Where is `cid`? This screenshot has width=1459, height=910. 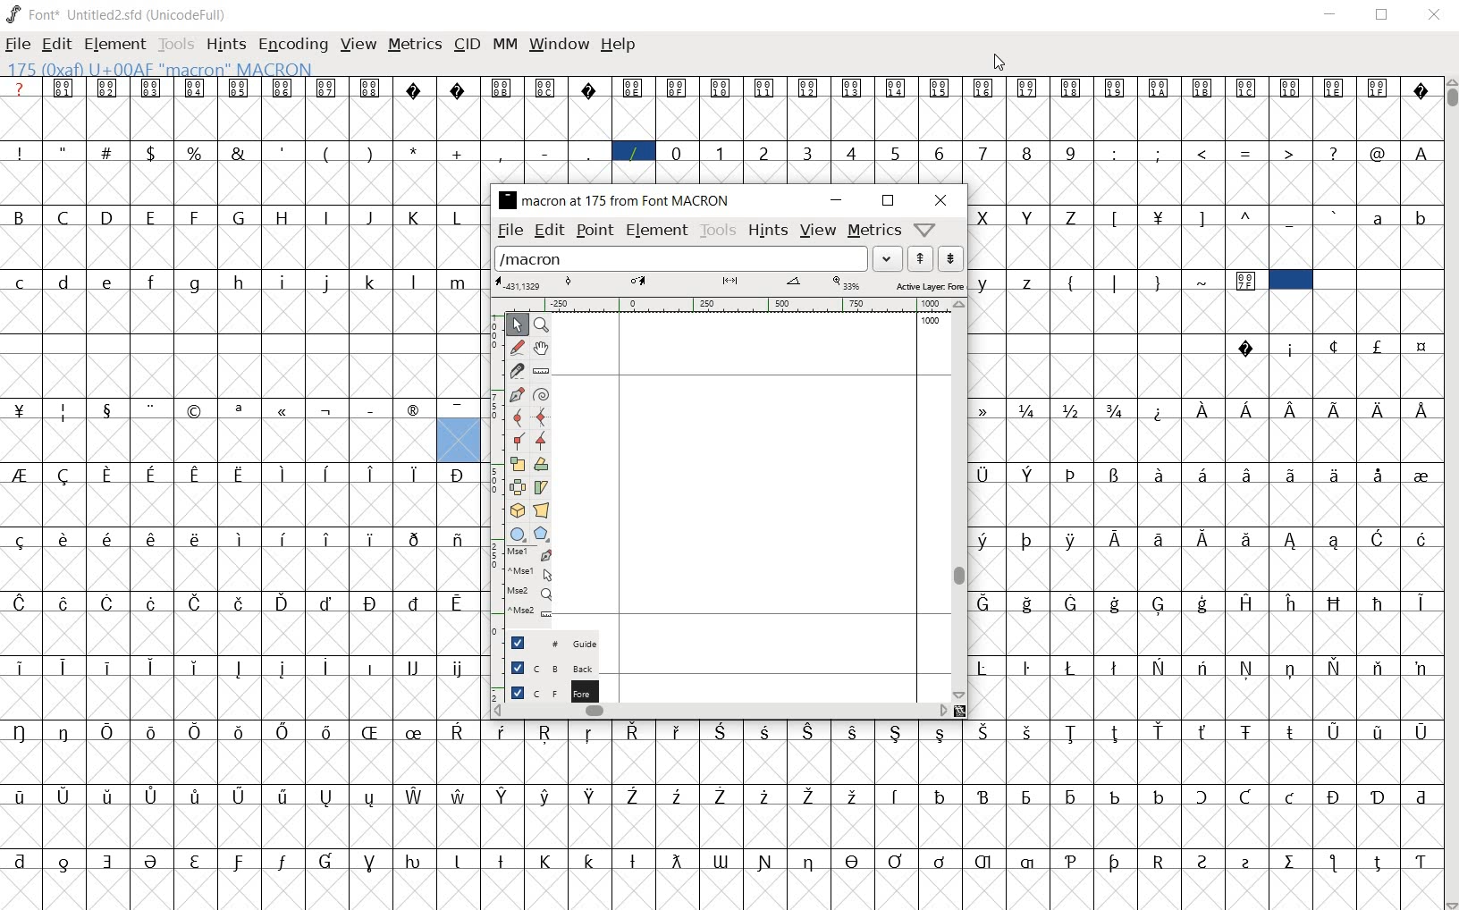 cid is located at coordinates (467, 45).